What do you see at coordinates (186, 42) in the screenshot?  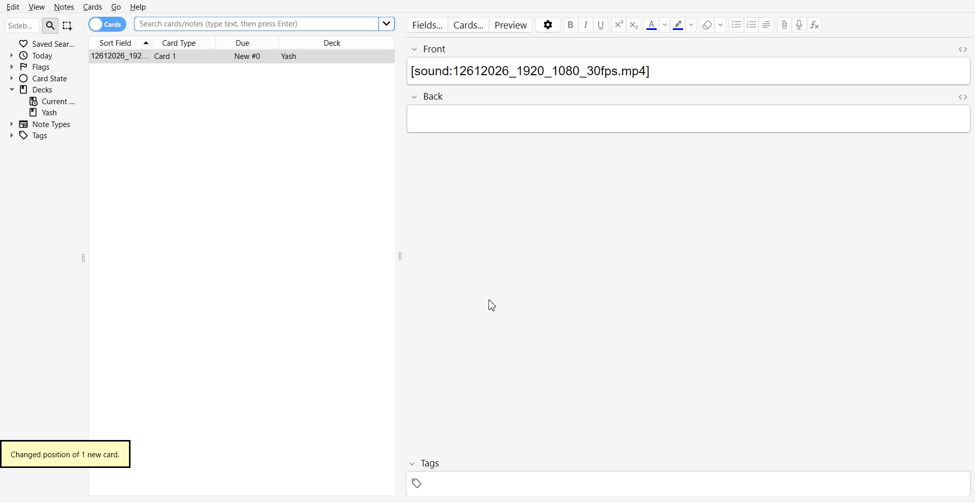 I see `Card Type` at bounding box center [186, 42].